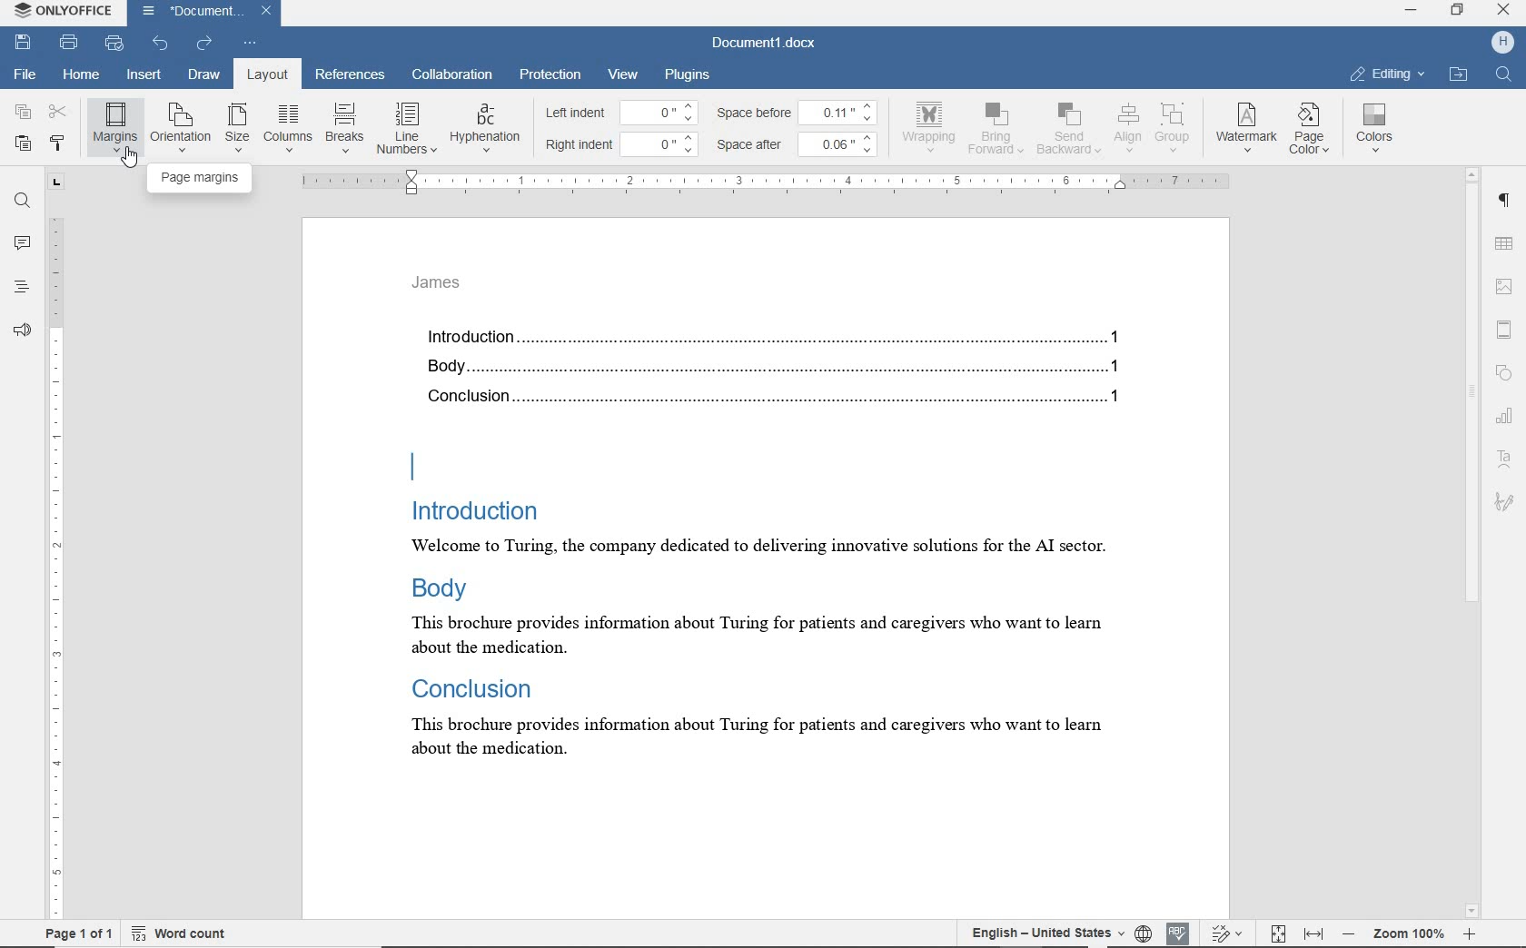  What do you see at coordinates (550, 74) in the screenshot?
I see `protection` at bounding box center [550, 74].